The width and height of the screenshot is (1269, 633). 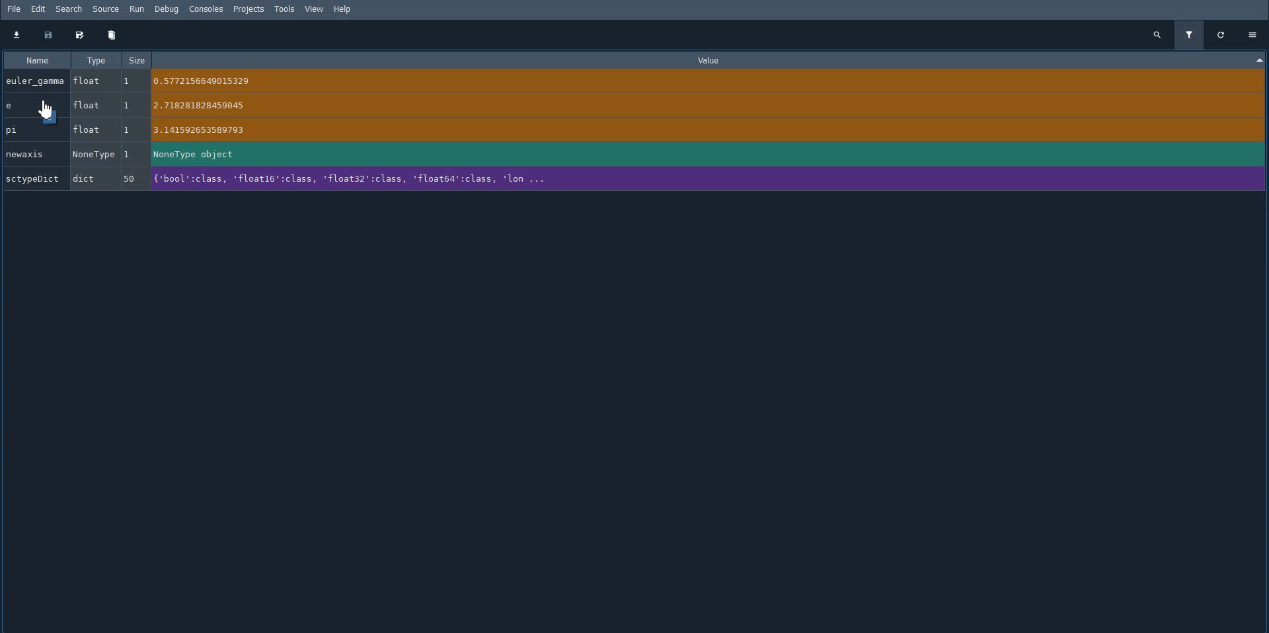 I want to click on Save data, so click(x=48, y=36).